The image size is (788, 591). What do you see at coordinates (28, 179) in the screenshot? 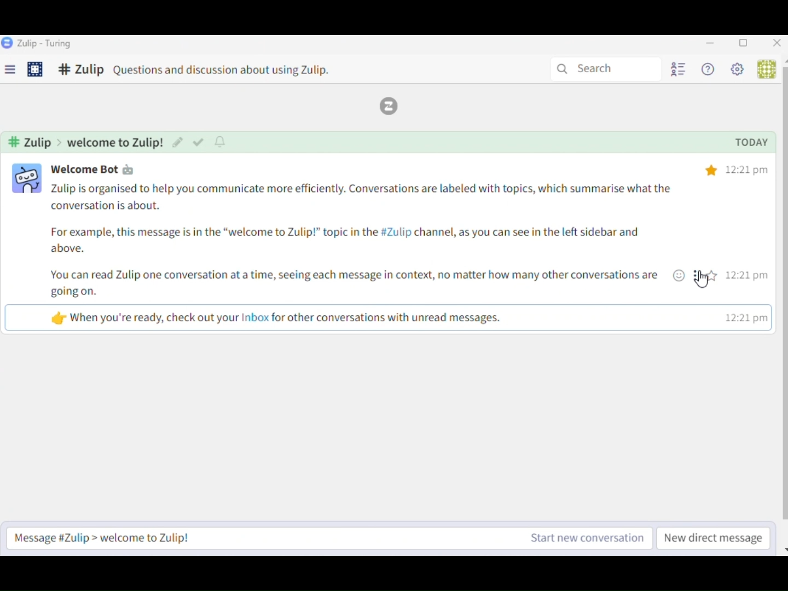
I see `user profile` at bounding box center [28, 179].